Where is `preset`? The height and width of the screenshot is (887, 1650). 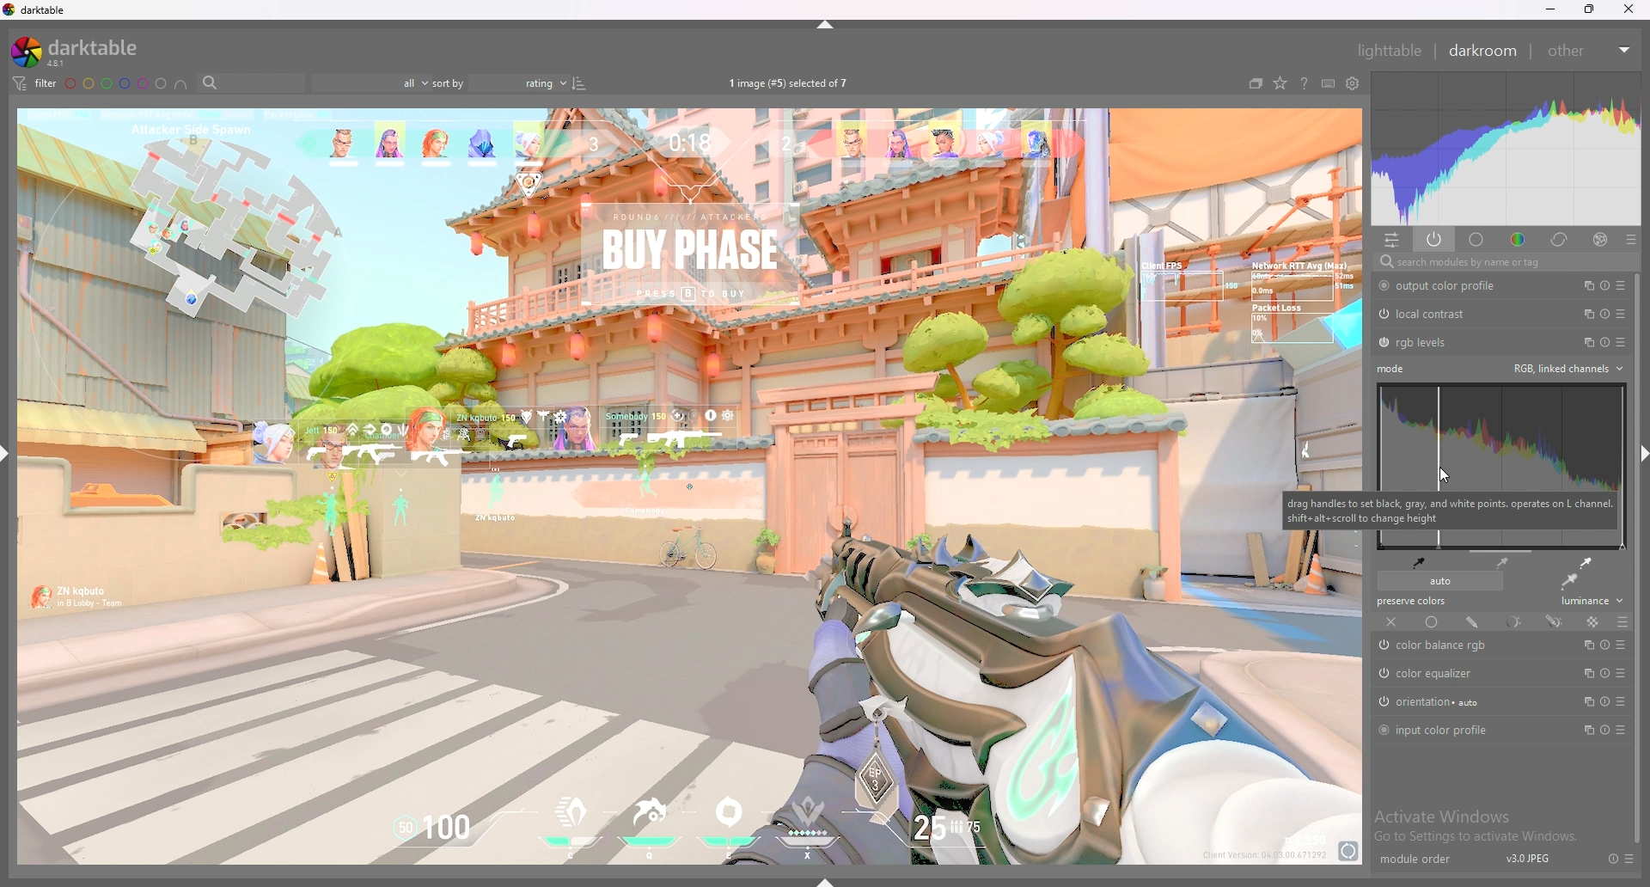 preset is located at coordinates (1622, 701).